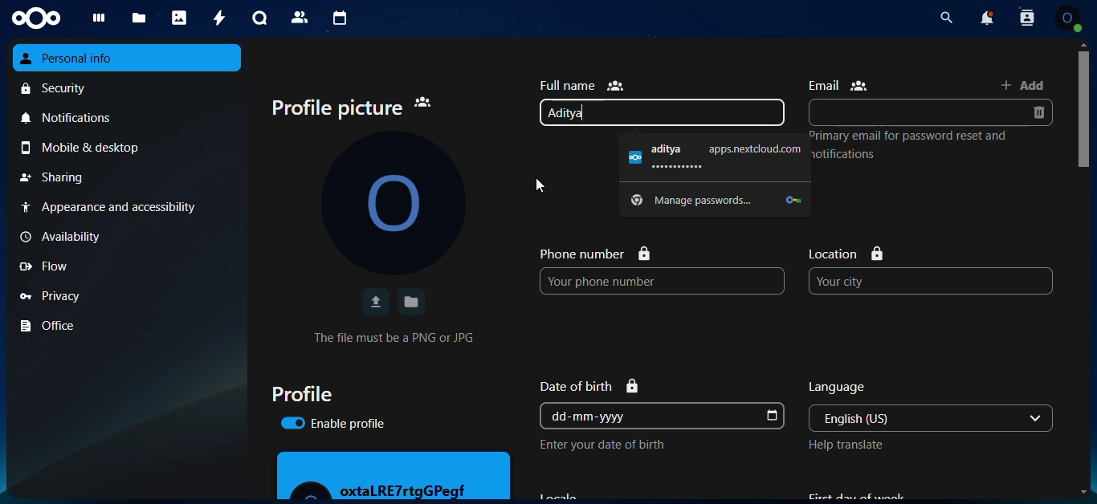  What do you see at coordinates (650, 416) in the screenshot?
I see `dd-mm-yyyy` at bounding box center [650, 416].